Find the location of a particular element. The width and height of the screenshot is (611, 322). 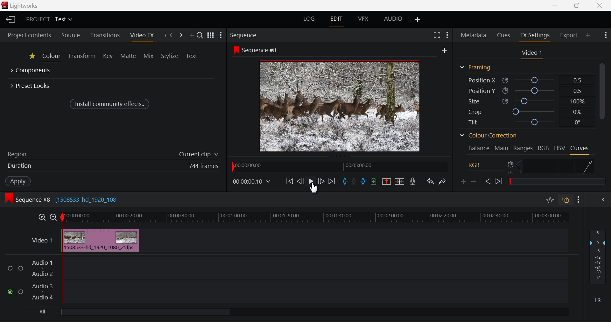

Full Screen is located at coordinates (437, 36).